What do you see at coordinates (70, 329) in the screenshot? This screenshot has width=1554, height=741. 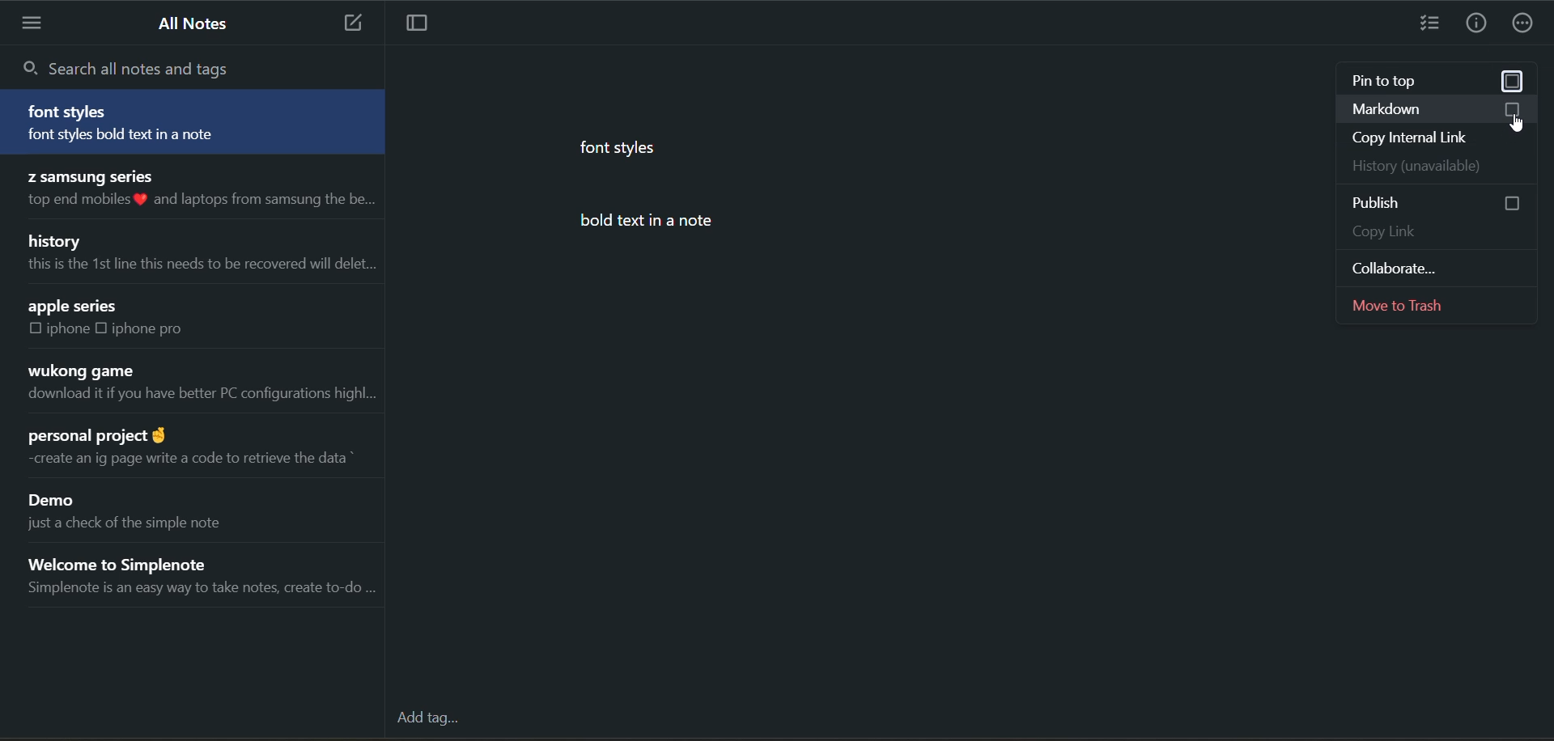 I see `iphone` at bounding box center [70, 329].